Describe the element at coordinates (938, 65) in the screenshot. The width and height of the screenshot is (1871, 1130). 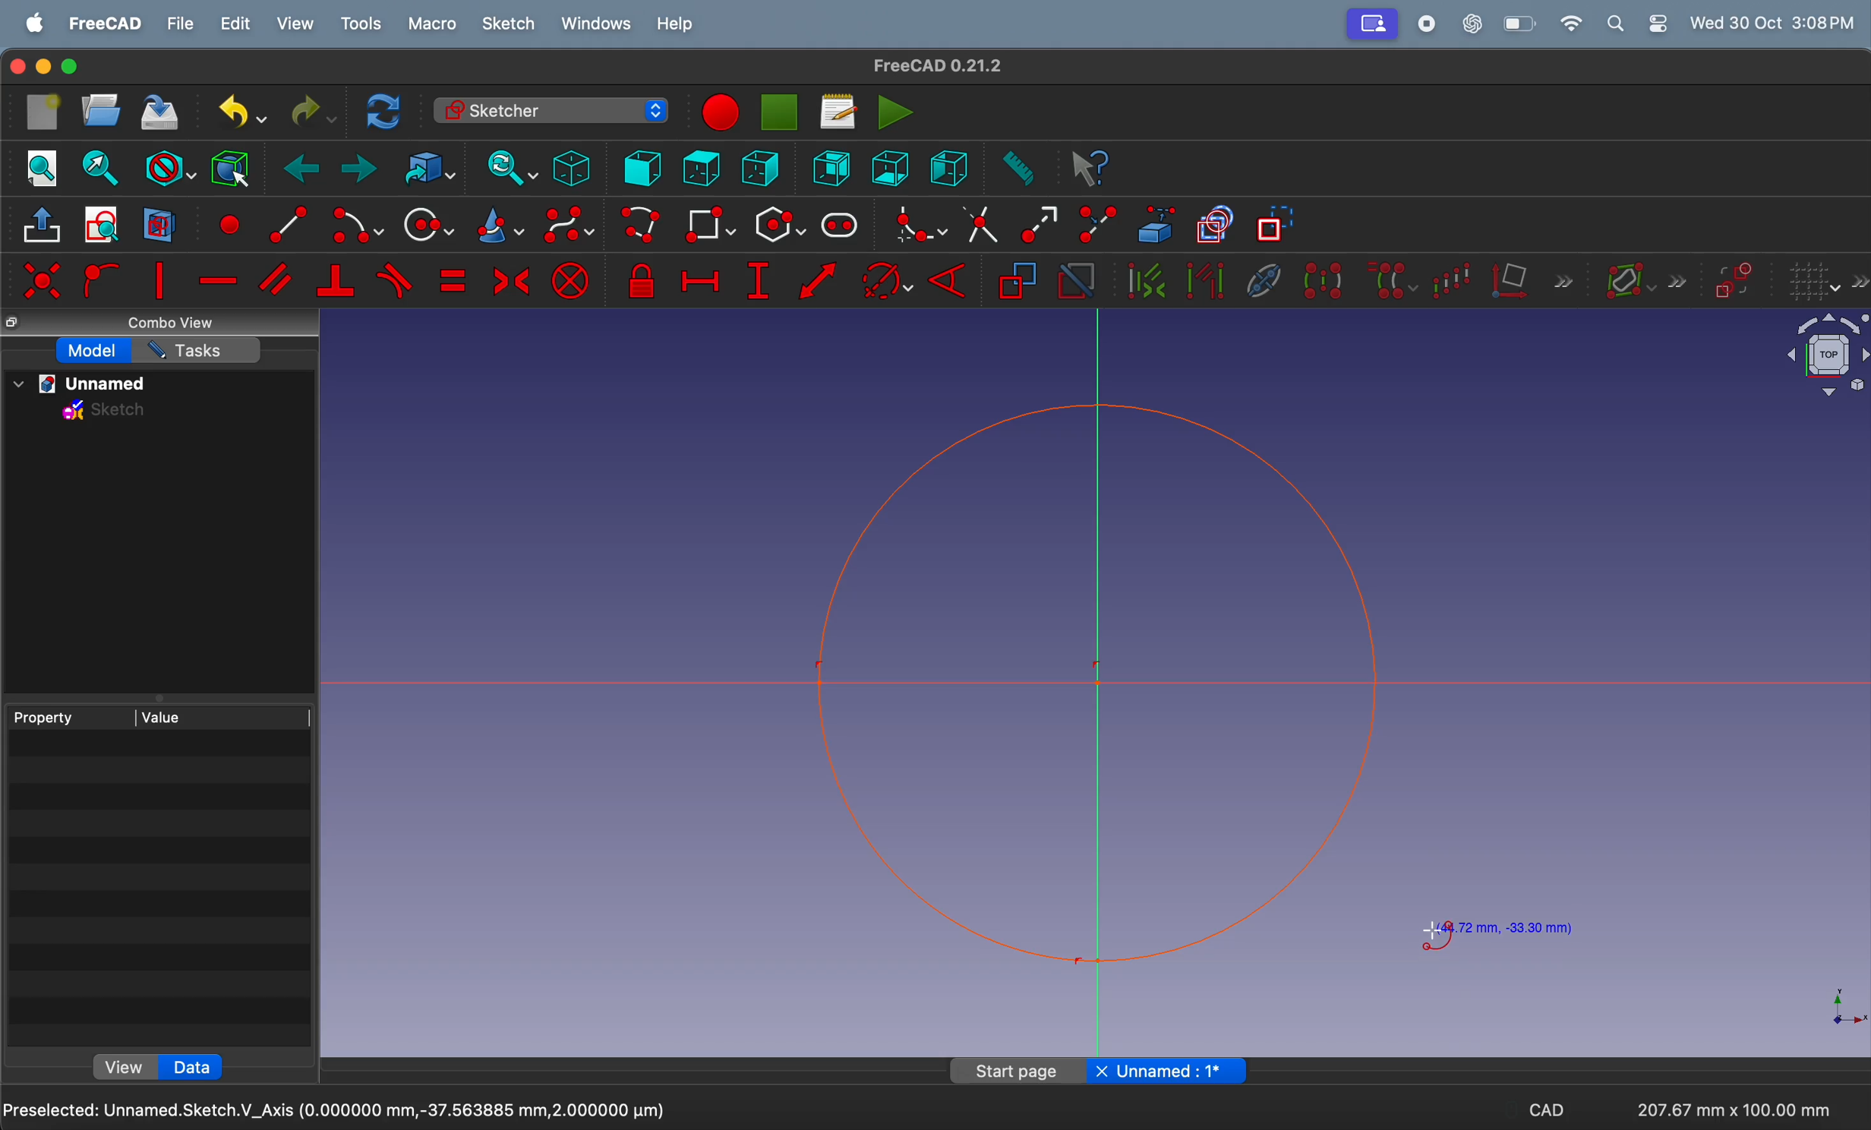
I see `FreeCAD 0.21.2` at that location.